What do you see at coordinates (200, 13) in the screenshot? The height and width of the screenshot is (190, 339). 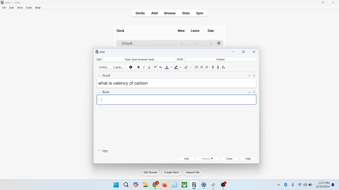 I see `sync` at bounding box center [200, 13].